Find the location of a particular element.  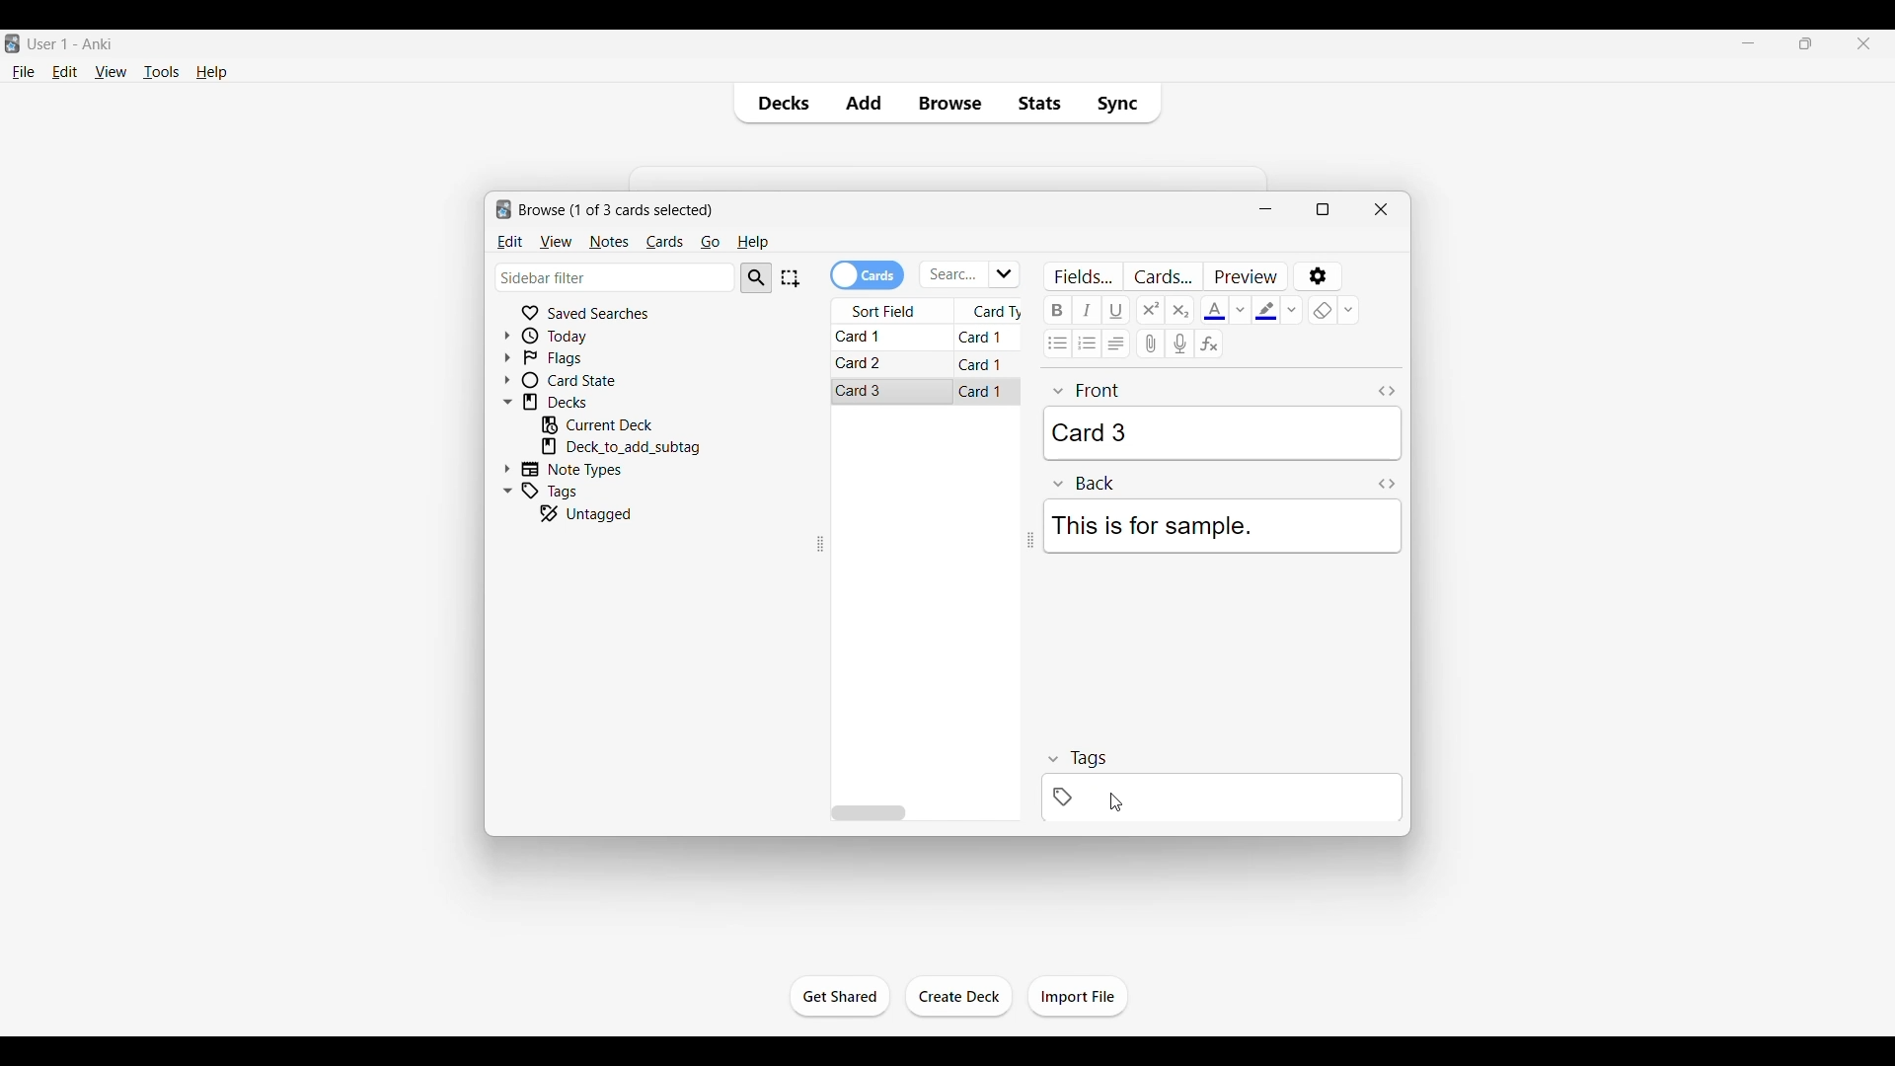

logo is located at coordinates (501, 210).